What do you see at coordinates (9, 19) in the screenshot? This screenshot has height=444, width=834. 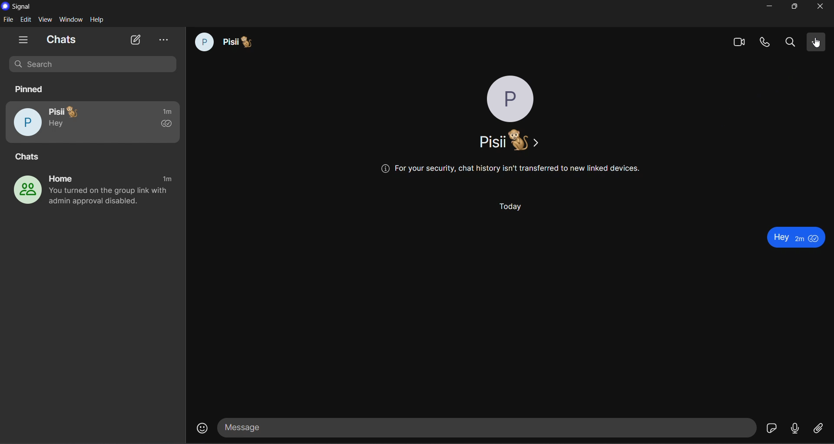 I see `file` at bounding box center [9, 19].